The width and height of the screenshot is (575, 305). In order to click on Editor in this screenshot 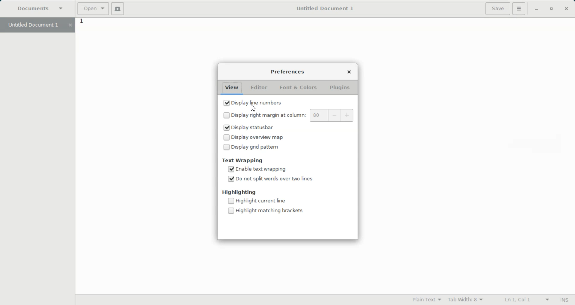, I will do `click(258, 88)`.